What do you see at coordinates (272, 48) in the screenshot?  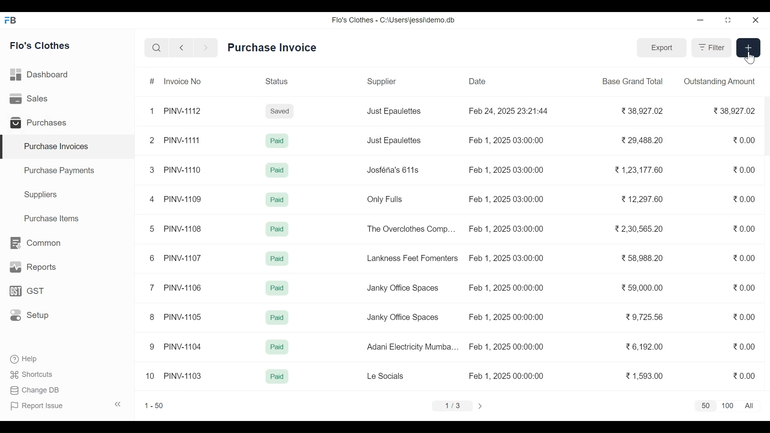 I see `Purchase Invoice` at bounding box center [272, 48].